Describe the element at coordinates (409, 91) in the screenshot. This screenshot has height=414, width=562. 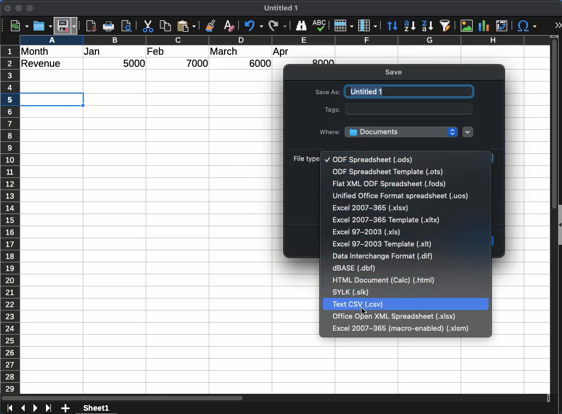
I see `untitled 1` at that location.